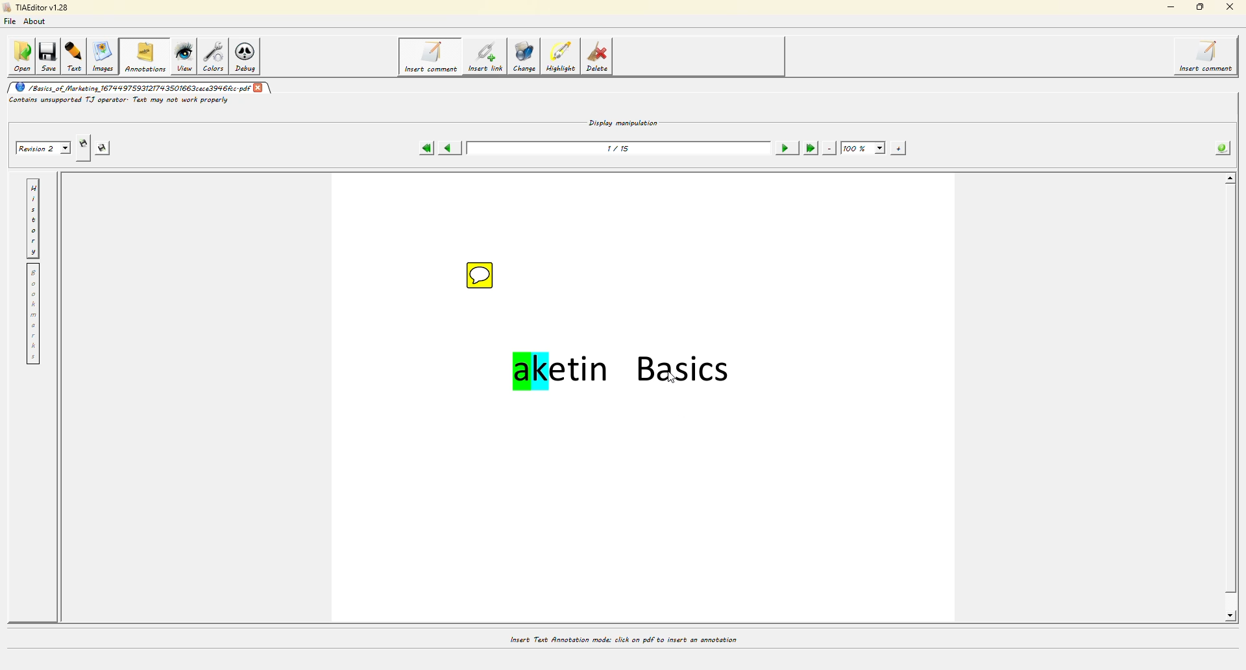  Describe the element at coordinates (249, 58) in the screenshot. I see `debug` at that location.